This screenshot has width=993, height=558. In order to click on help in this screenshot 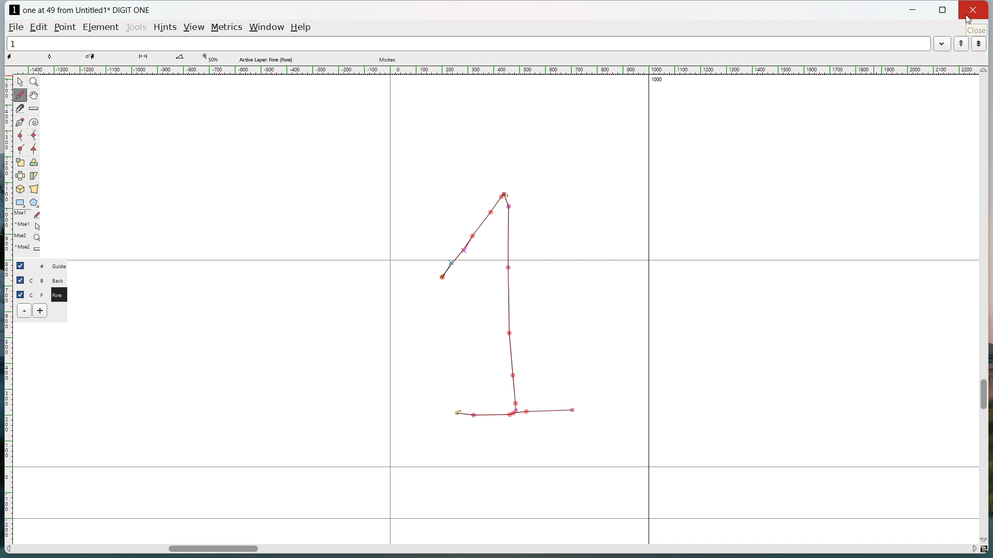, I will do `click(302, 27)`.